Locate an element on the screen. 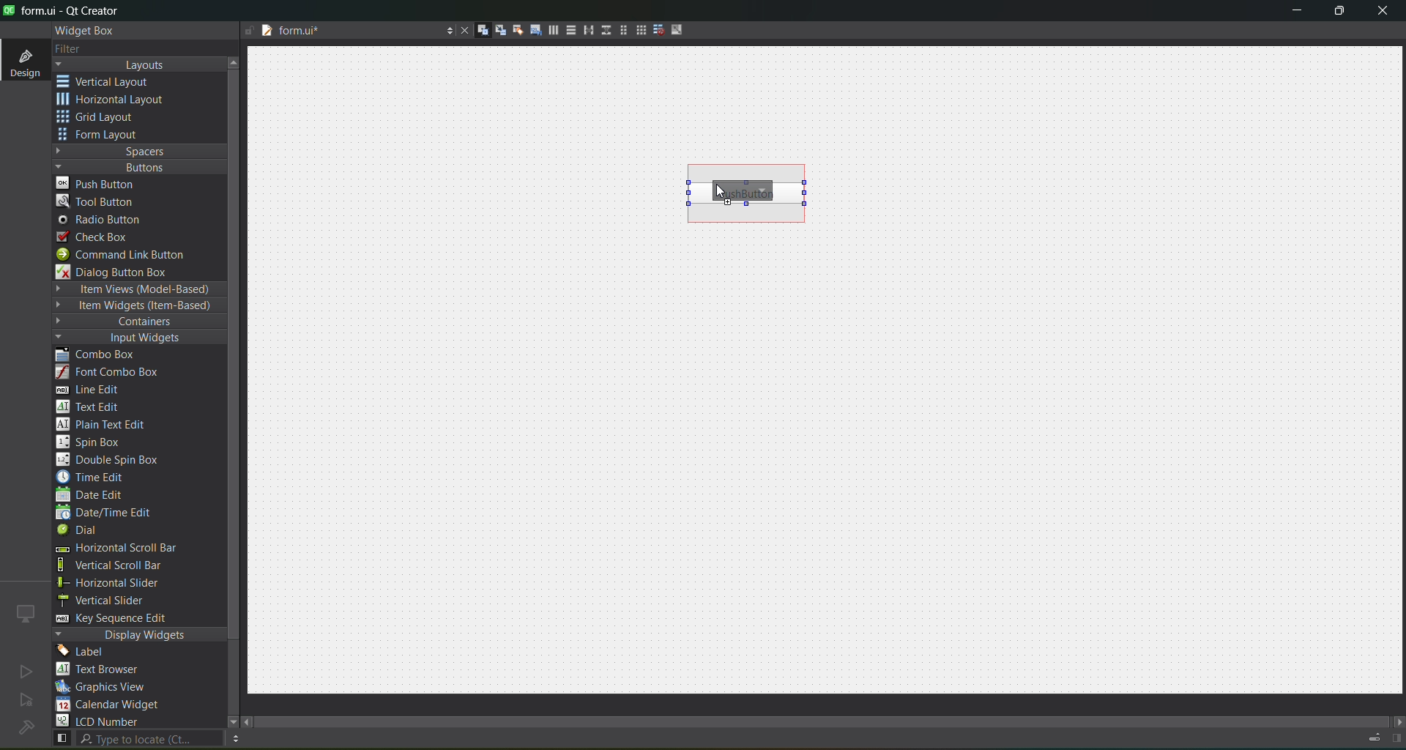  maximize is located at coordinates (1340, 13).